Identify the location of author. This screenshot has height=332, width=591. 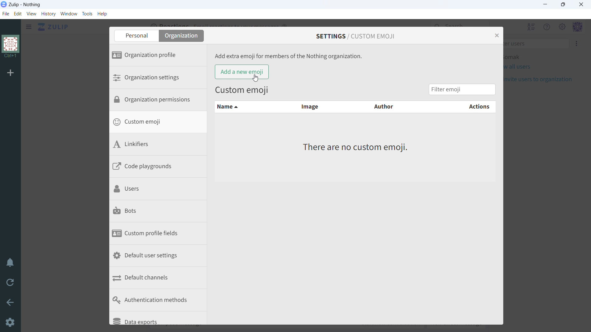
(380, 107).